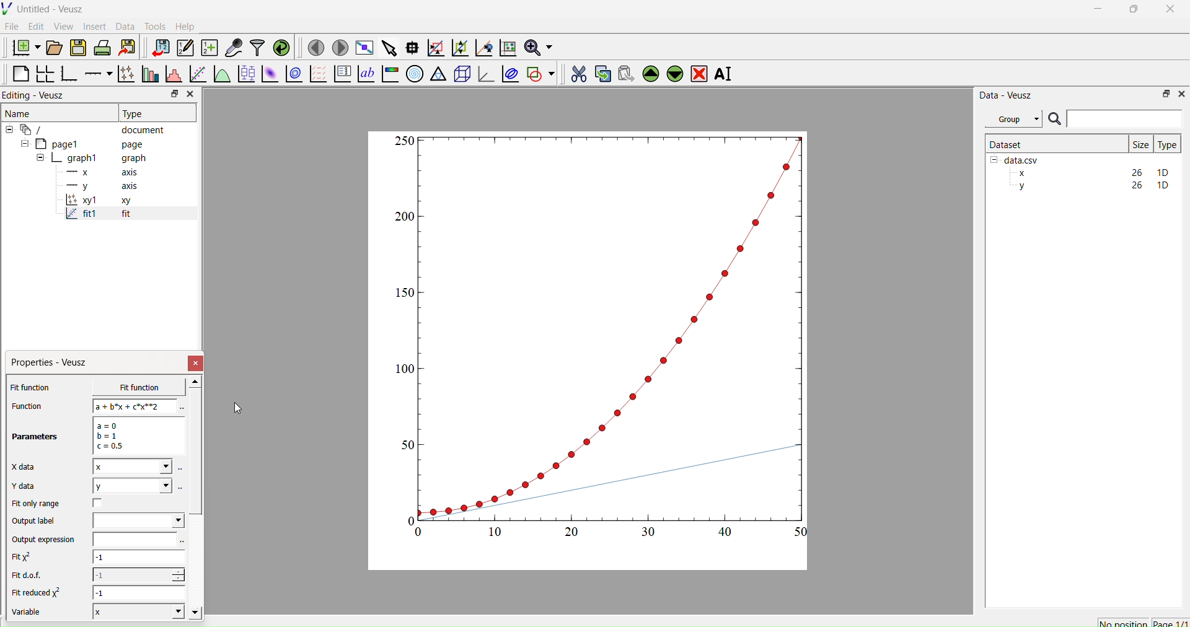  I want to click on Output label, so click(36, 521).